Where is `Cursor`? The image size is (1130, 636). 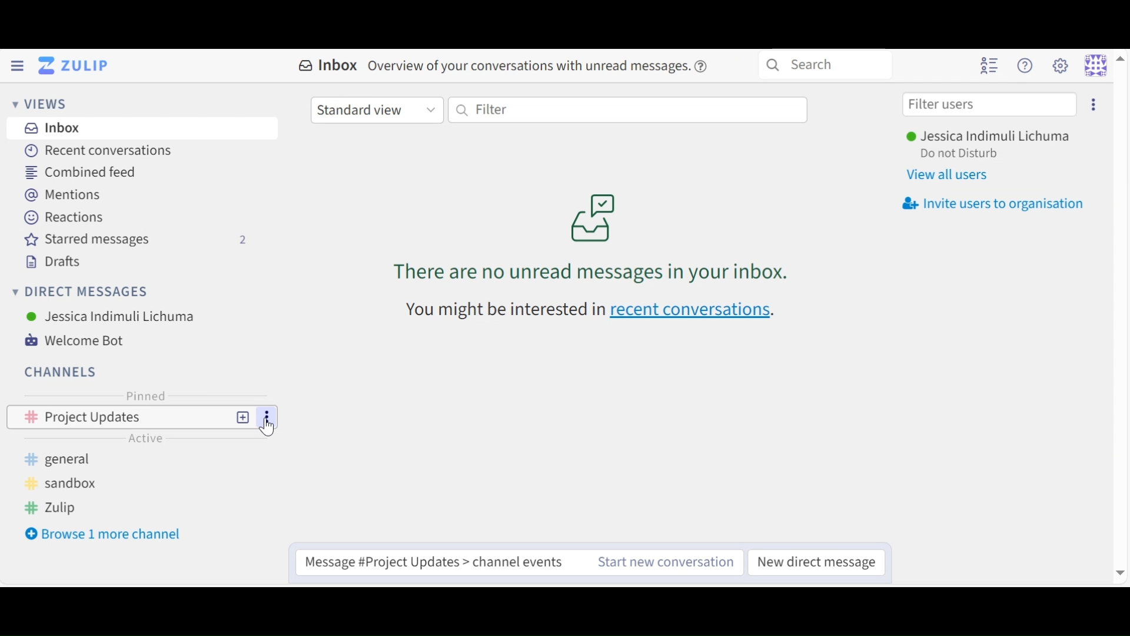 Cursor is located at coordinates (270, 429).